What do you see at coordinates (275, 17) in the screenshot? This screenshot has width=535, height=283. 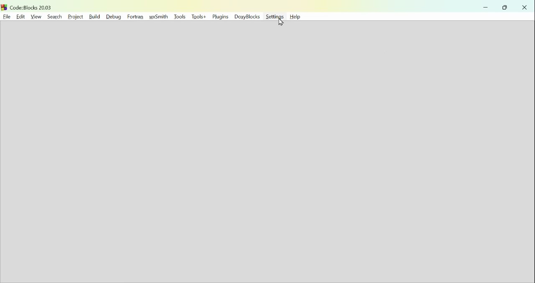 I see `Settings` at bounding box center [275, 17].